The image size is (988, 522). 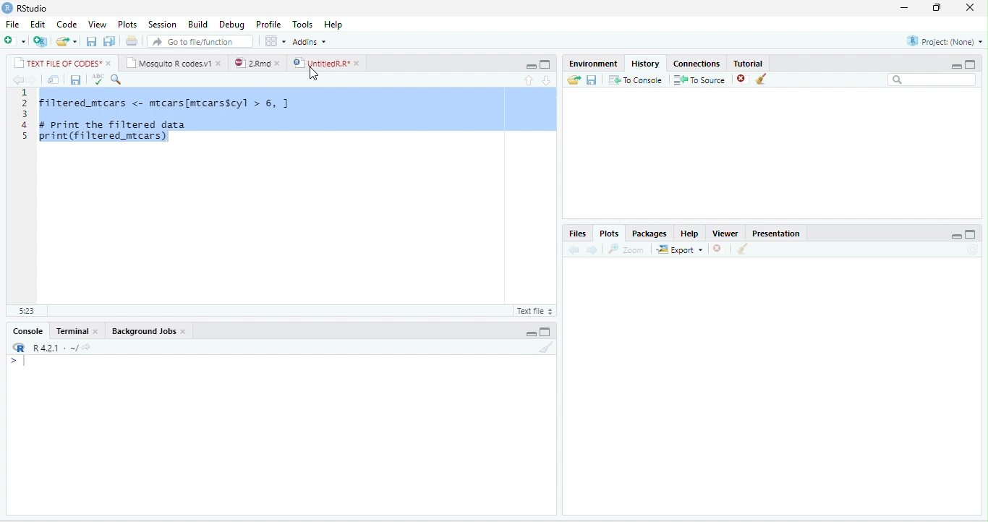 What do you see at coordinates (98, 78) in the screenshot?
I see `ABC` at bounding box center [98, 78].